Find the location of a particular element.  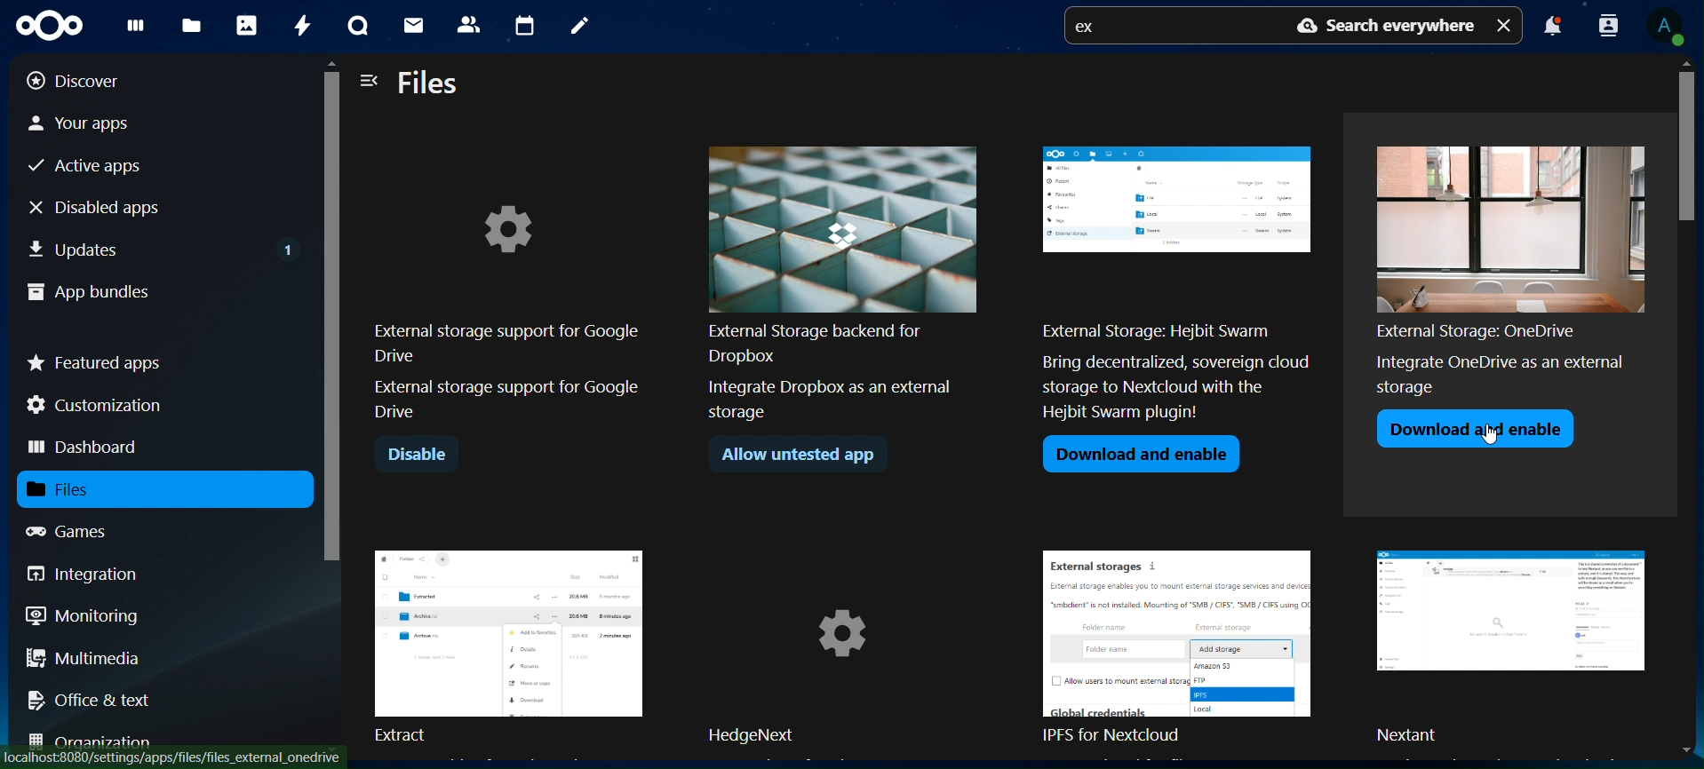

cursor is located at coordinates (1493, 436).